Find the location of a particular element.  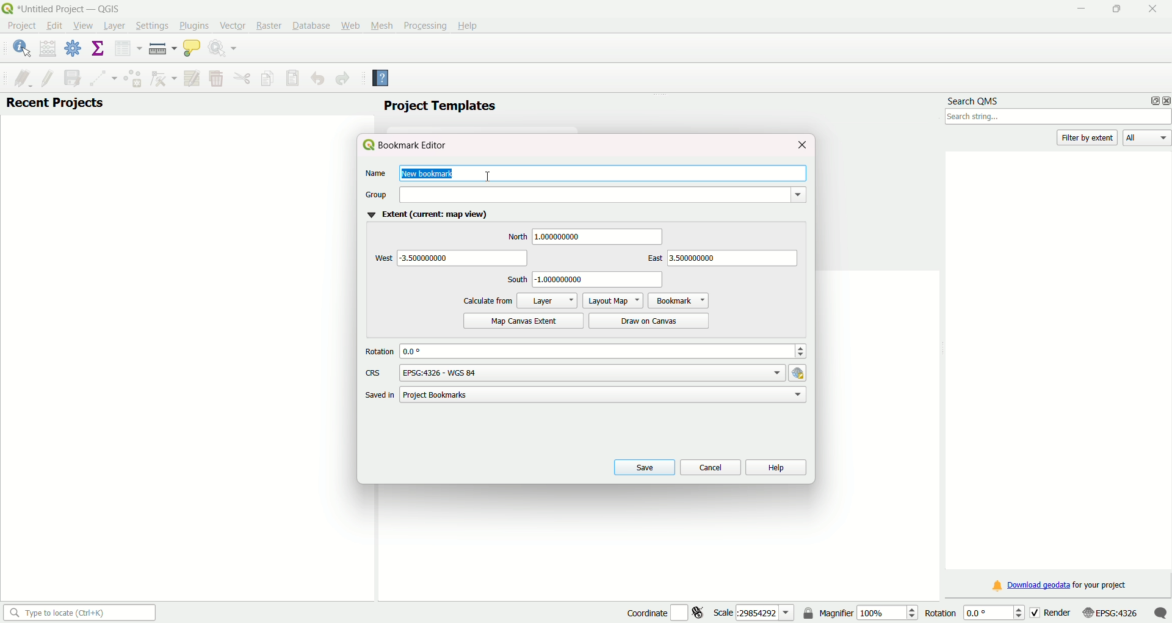

text box is located at coordinates (601, 173).